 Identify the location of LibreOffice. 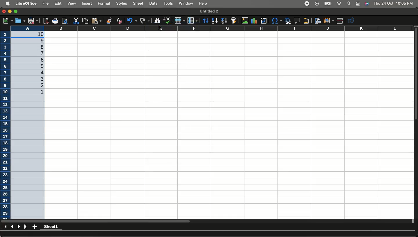
(27, 3).